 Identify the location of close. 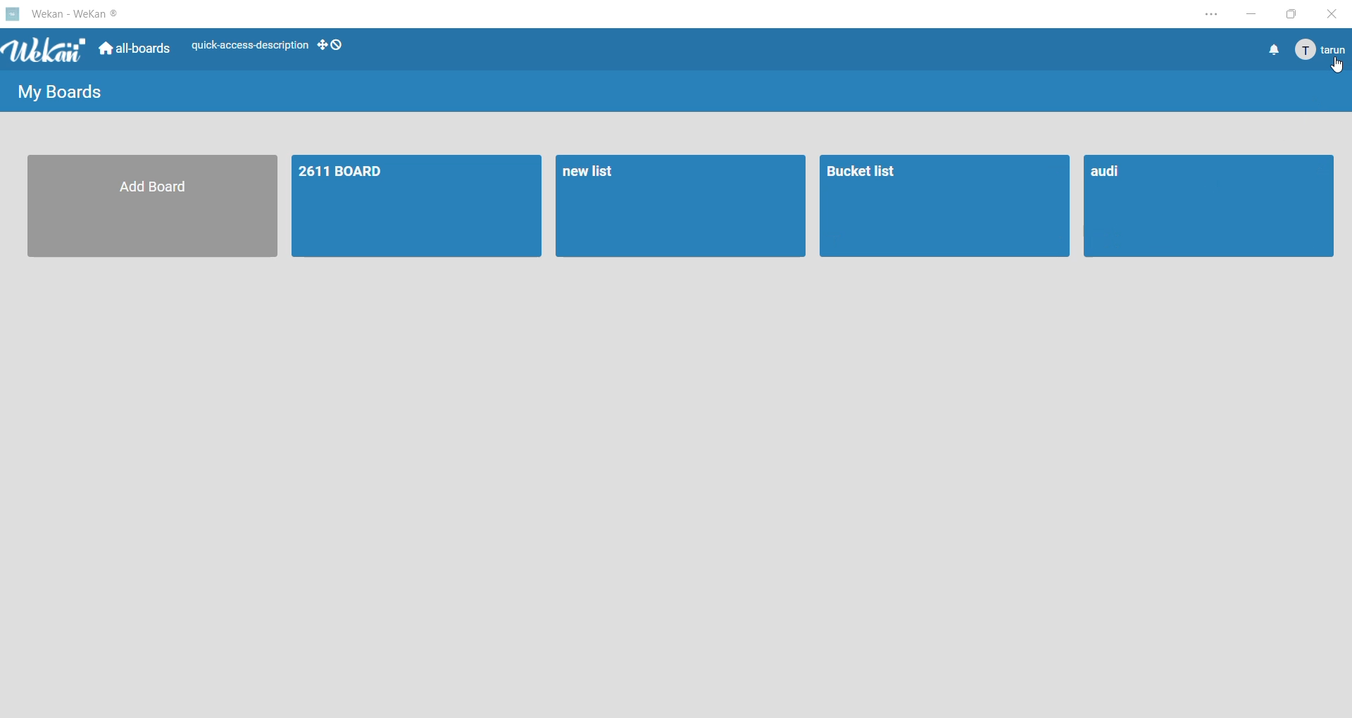
(1335, 13).